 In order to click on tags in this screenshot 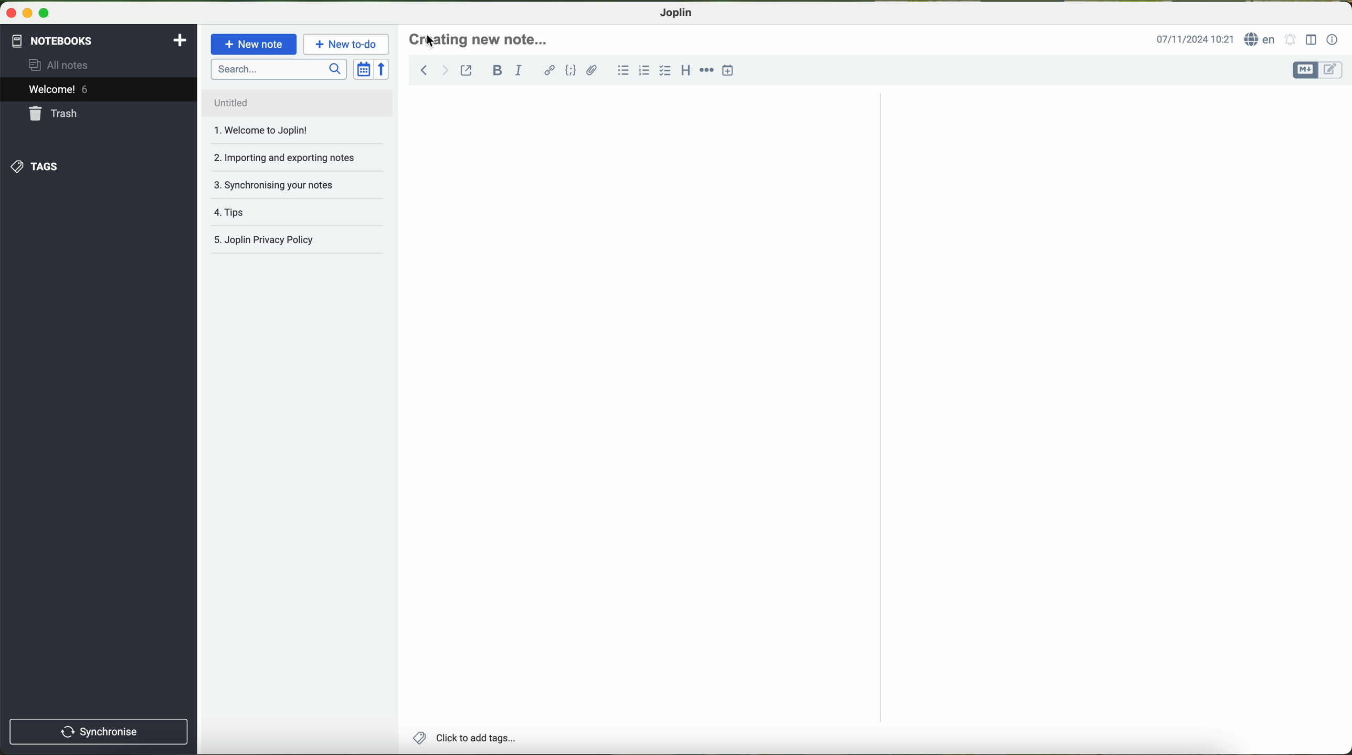, I will do `click(35, 167)`.